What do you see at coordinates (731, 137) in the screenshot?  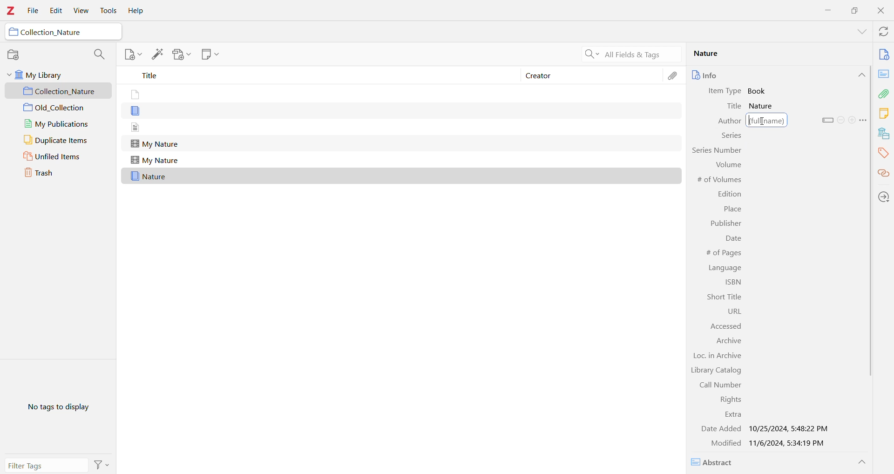 I see `Series` at bounding box center [731, 137].